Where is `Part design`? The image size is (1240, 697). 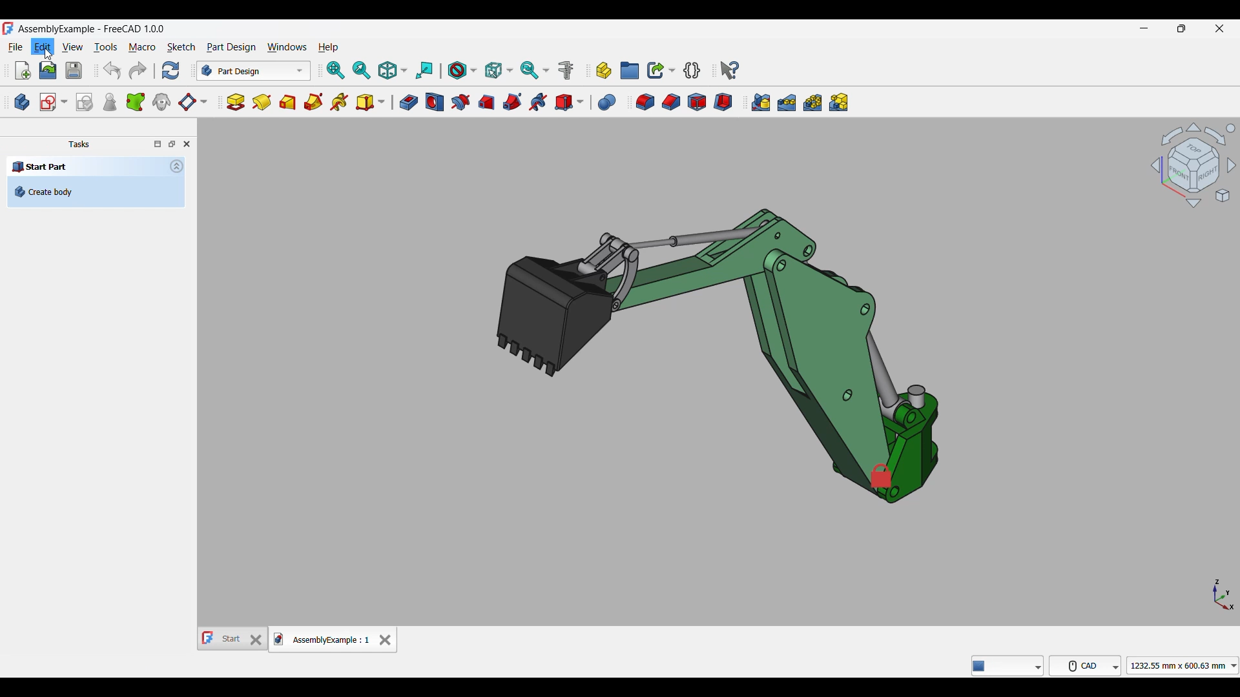
Part design is located at coordinates (231, 47).